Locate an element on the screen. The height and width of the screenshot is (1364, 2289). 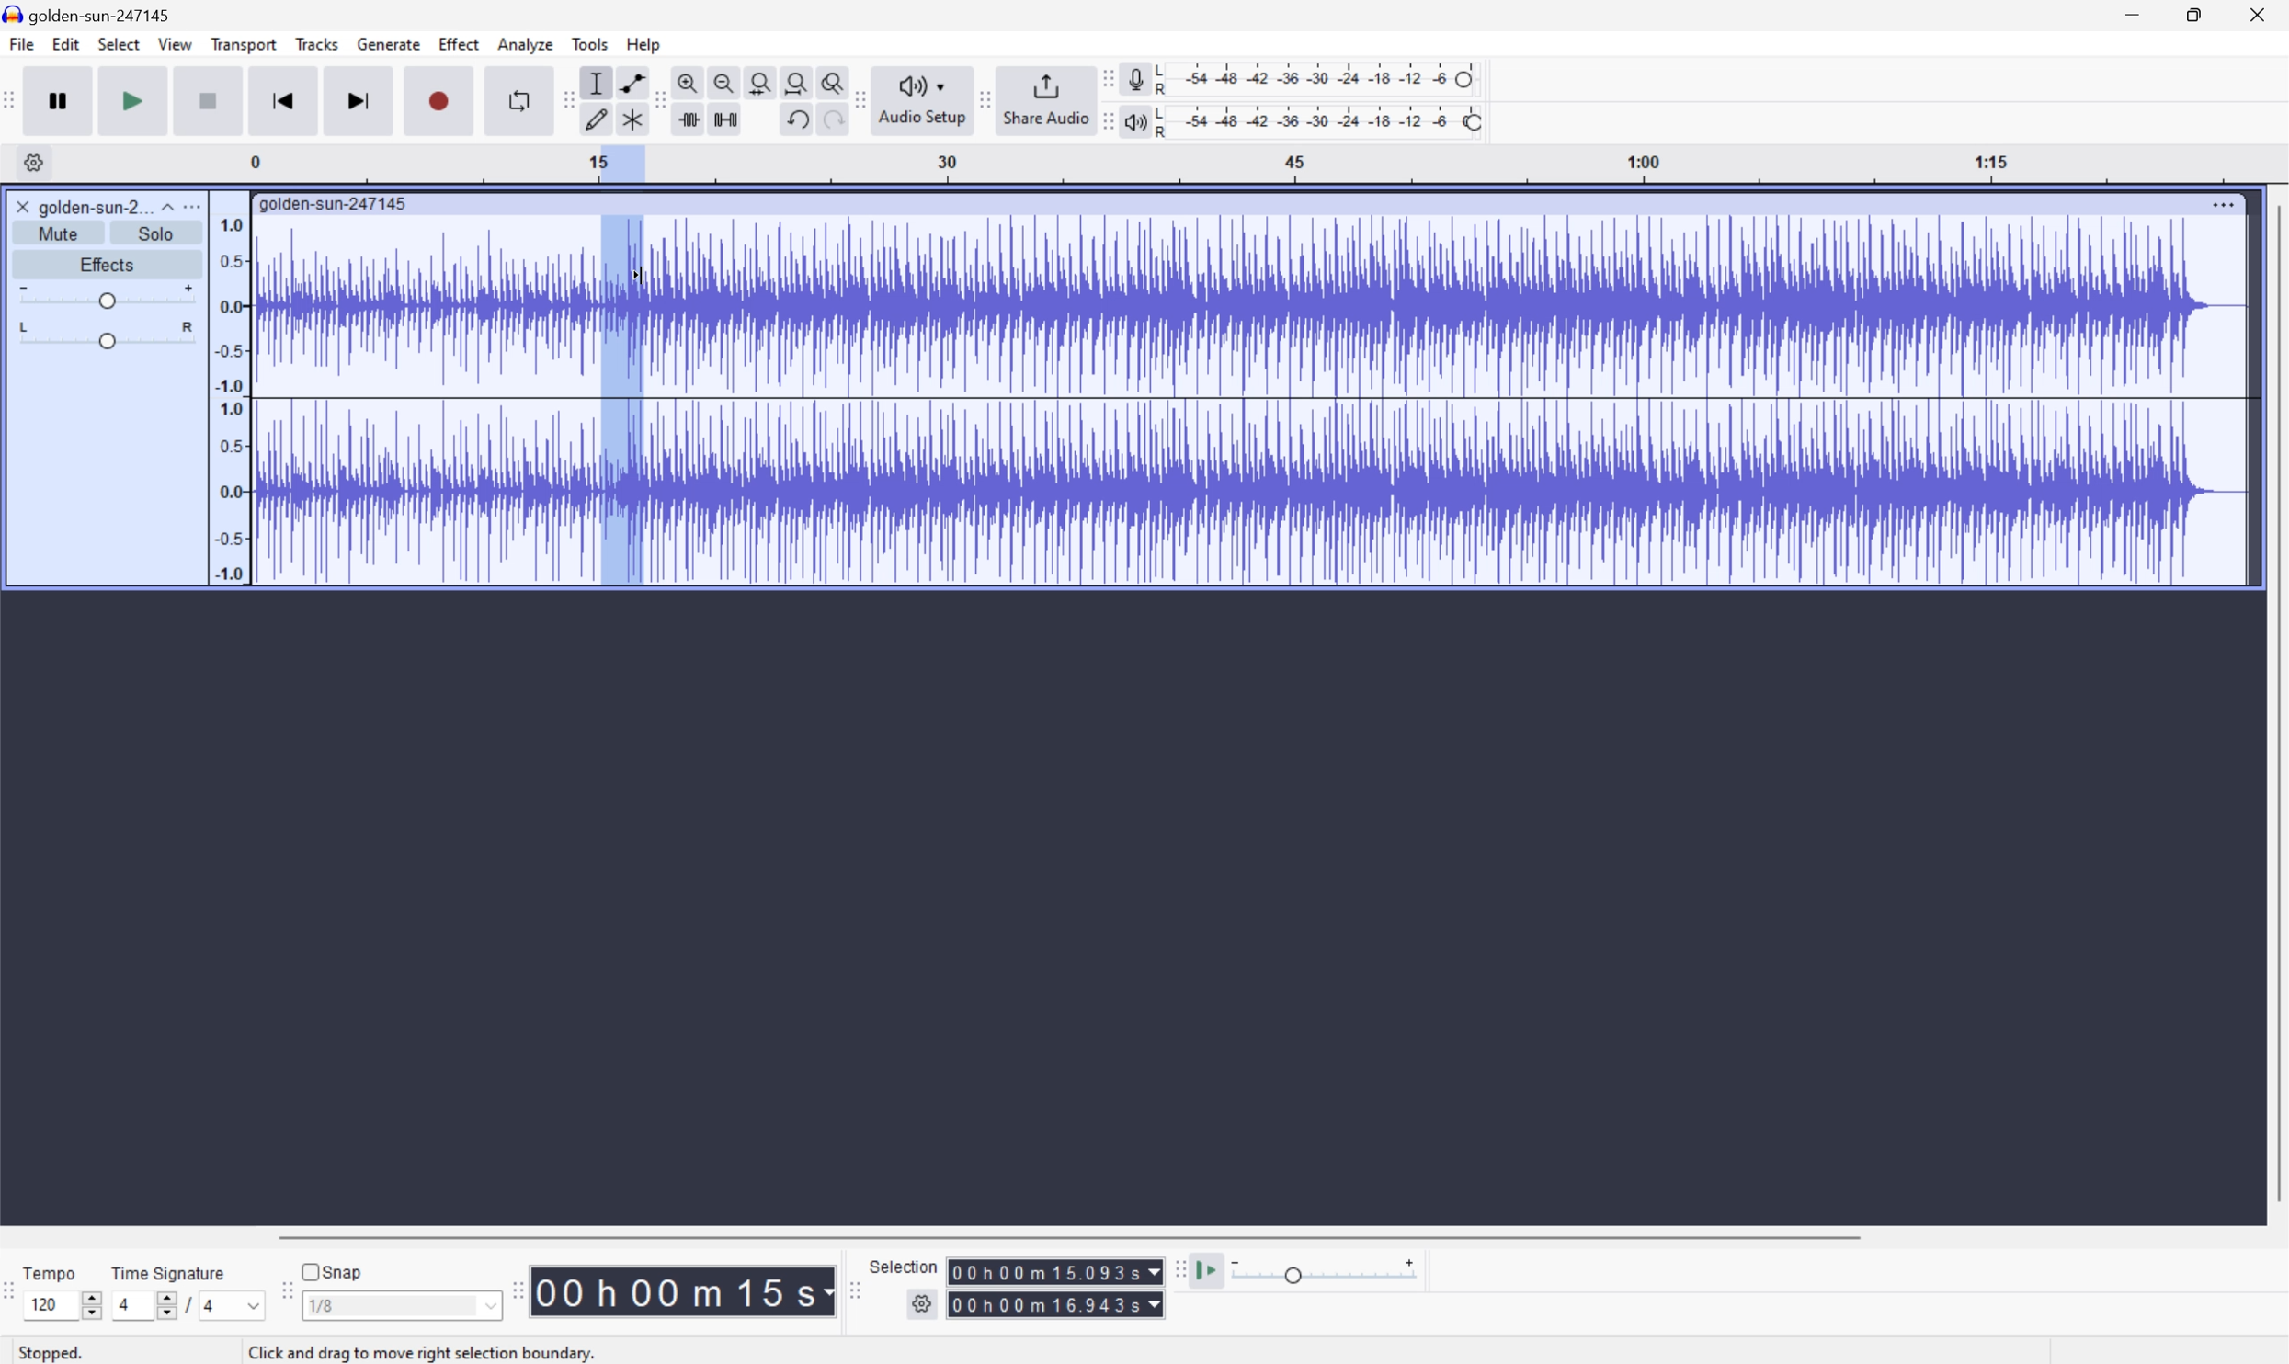
Scroll Bar is located at coordinates (2274, 705).